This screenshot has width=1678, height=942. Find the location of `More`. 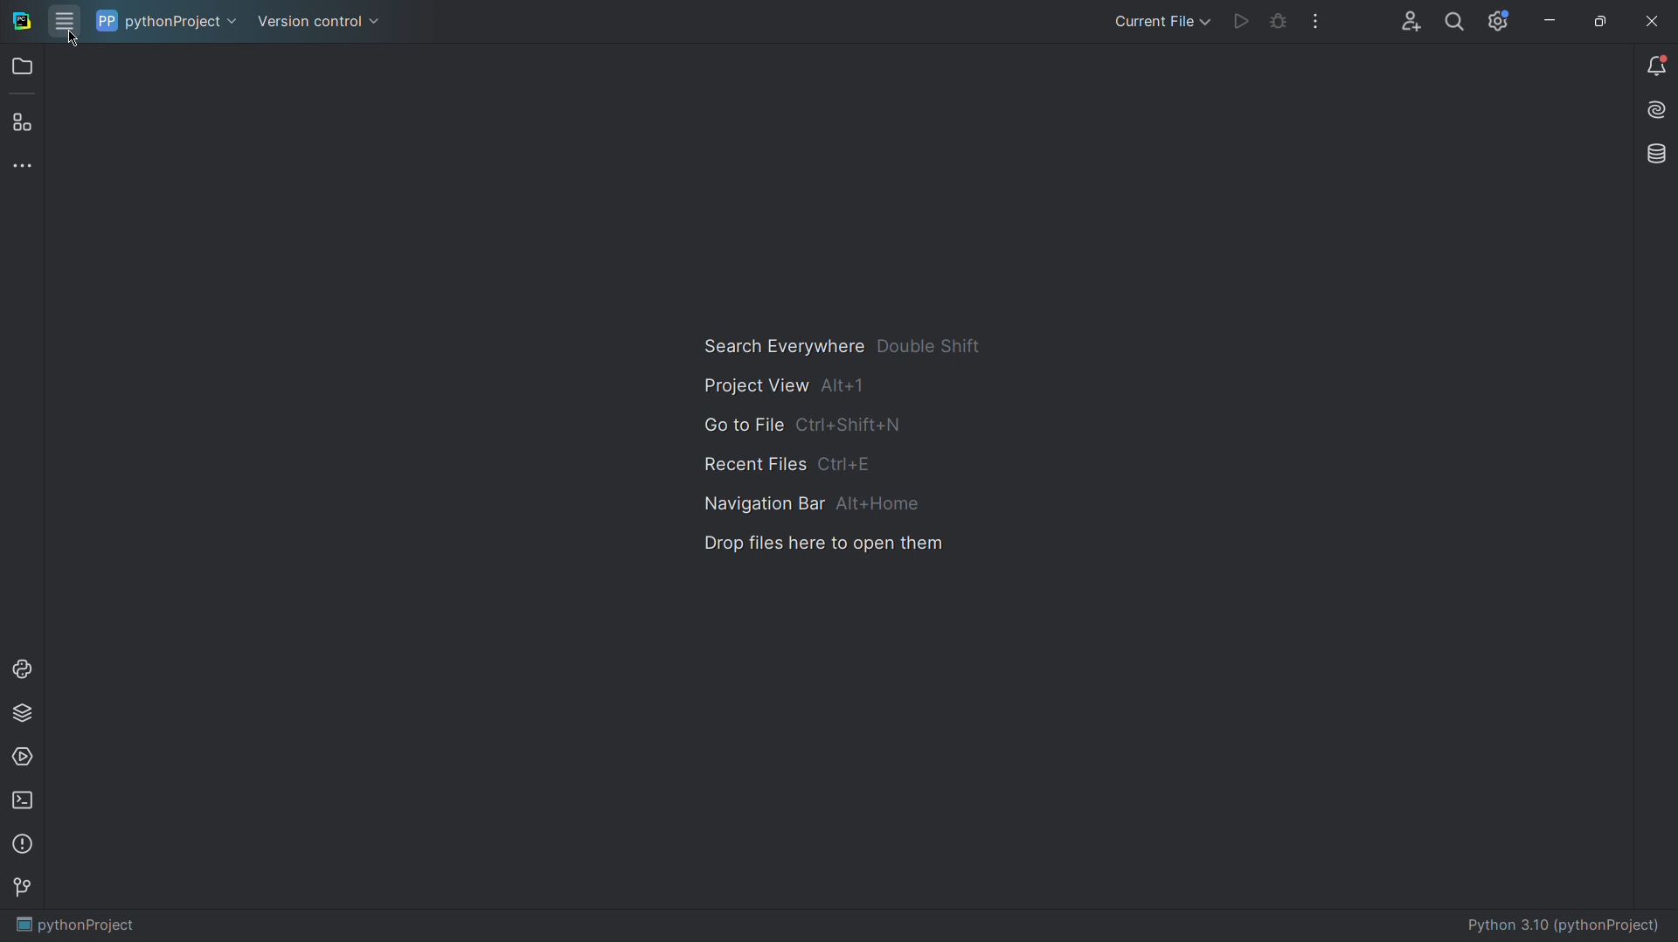

More is located at coordinates (1316, 22).